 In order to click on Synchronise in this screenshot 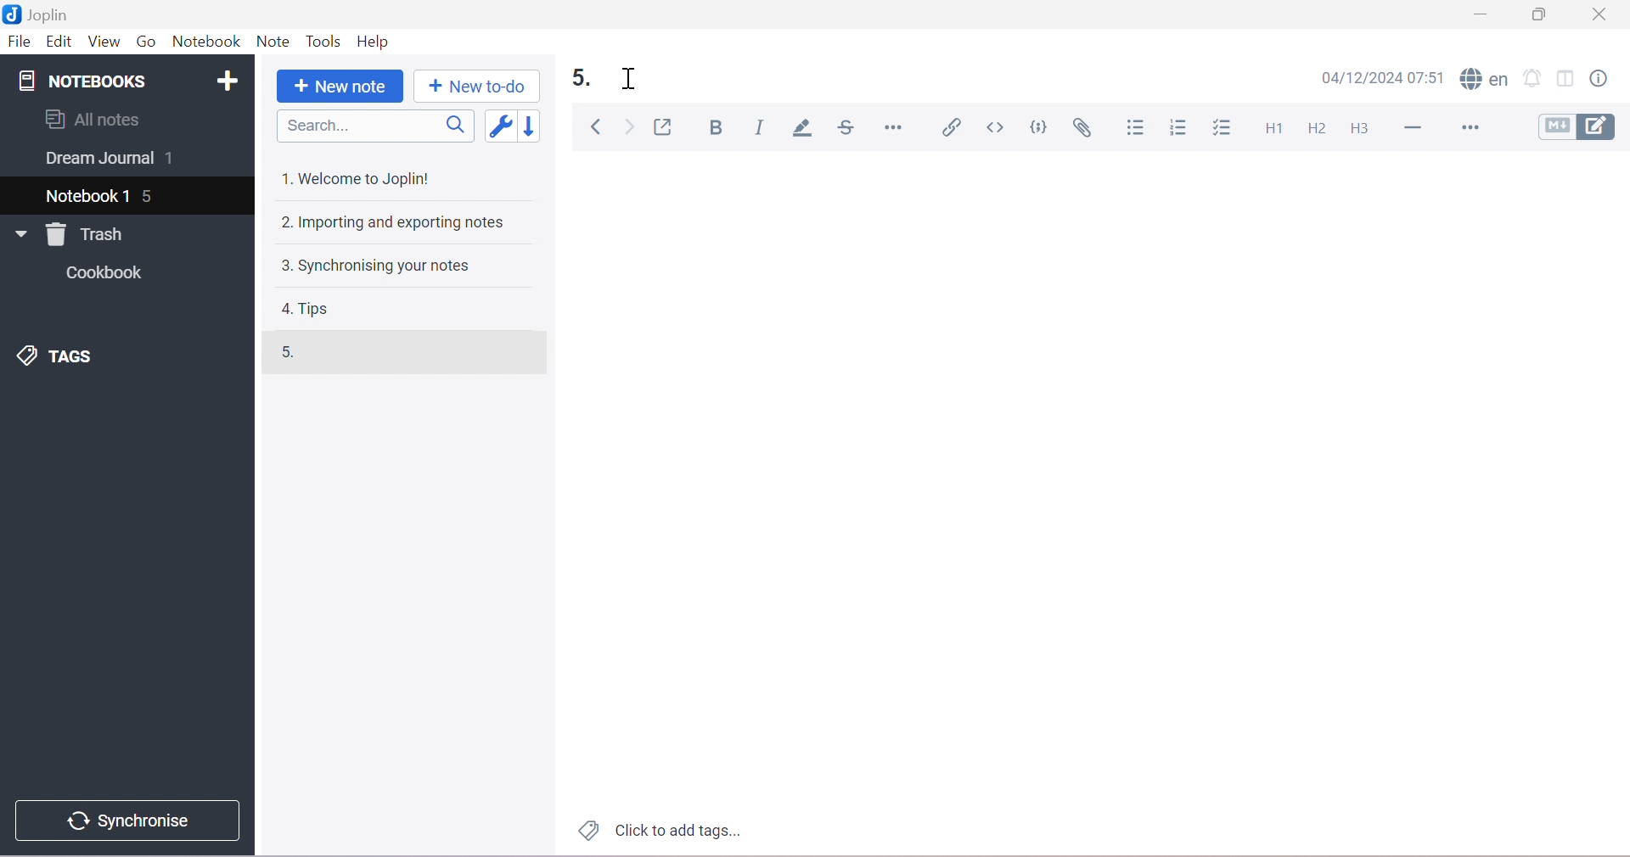, I will do `click(133, 821)`.